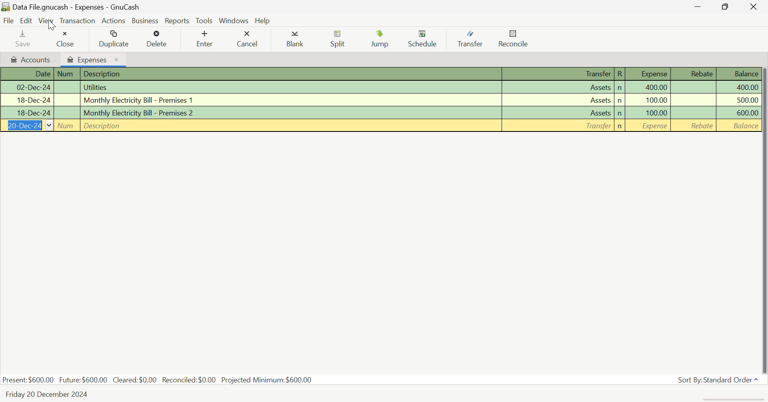  I want to click on Rebate, so click(694, 74).